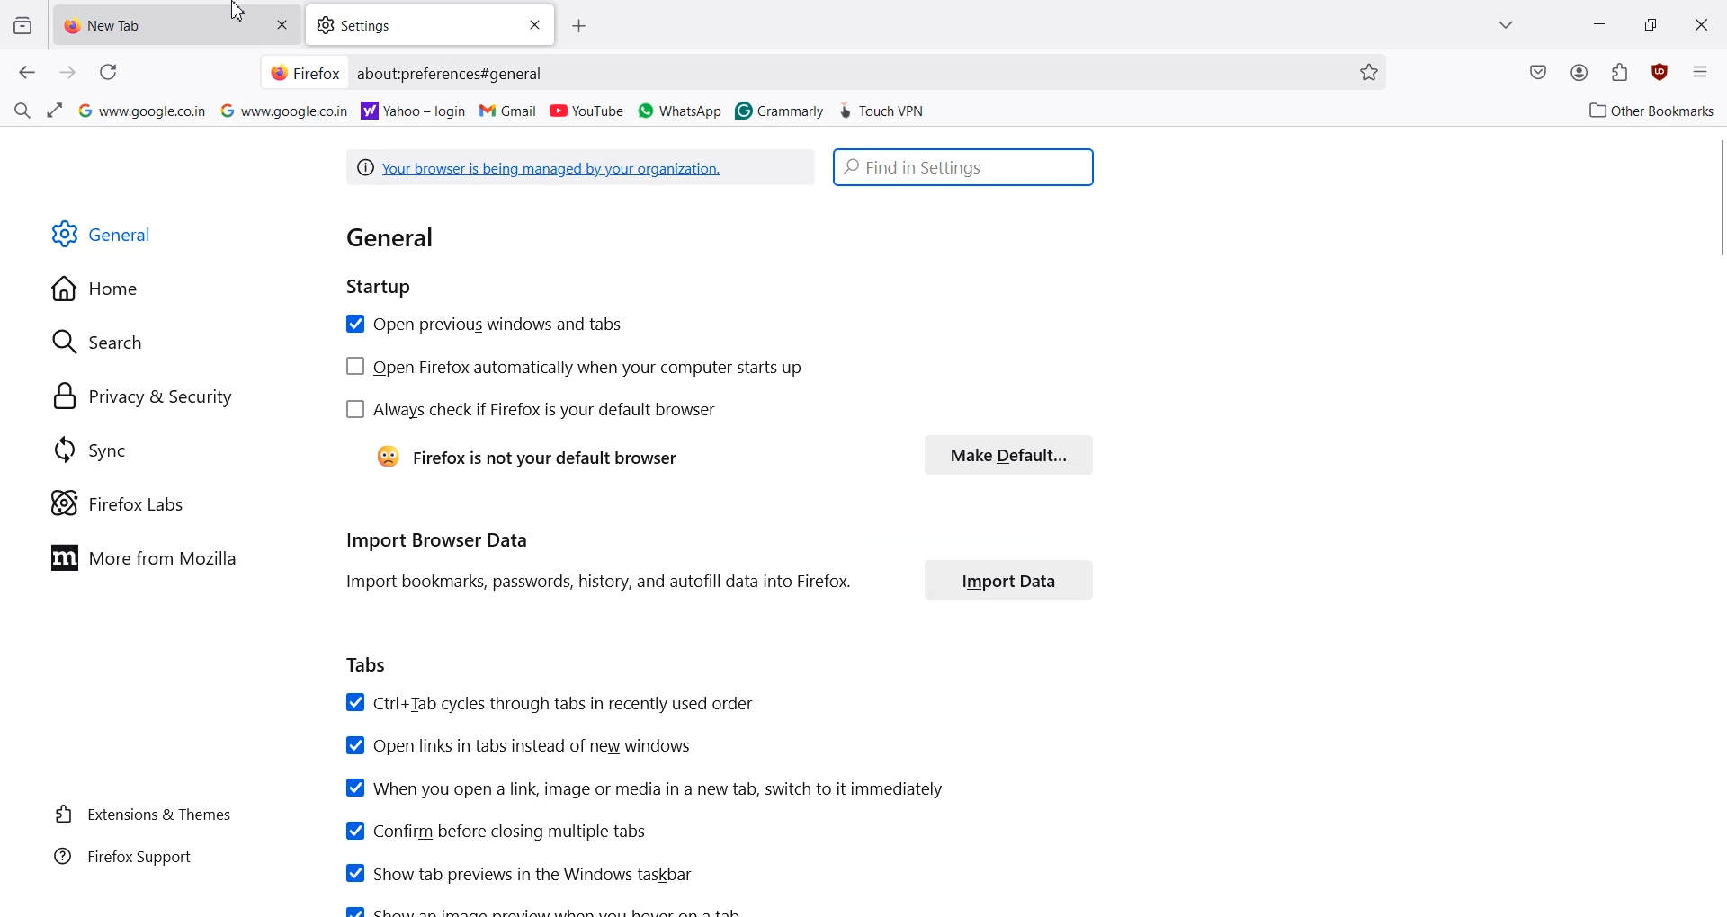  I want to click on Touch VPN Bookmark, so click(884, 108).